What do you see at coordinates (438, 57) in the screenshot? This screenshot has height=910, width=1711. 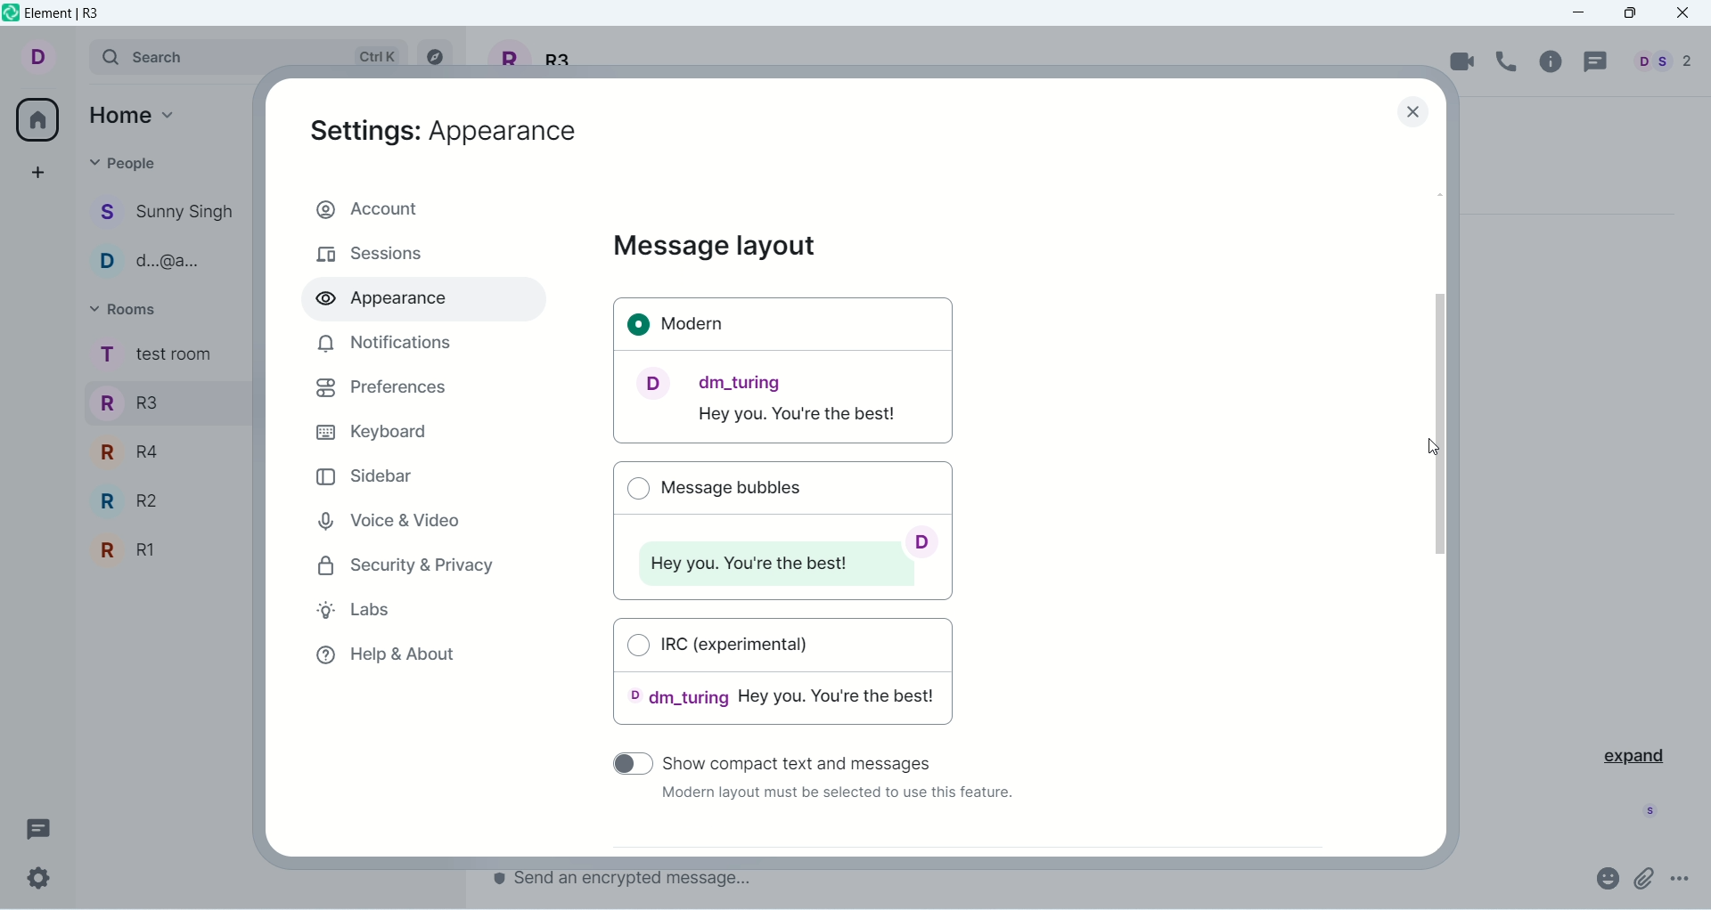 I see `explore rooms` at bounding box center [438, 57].